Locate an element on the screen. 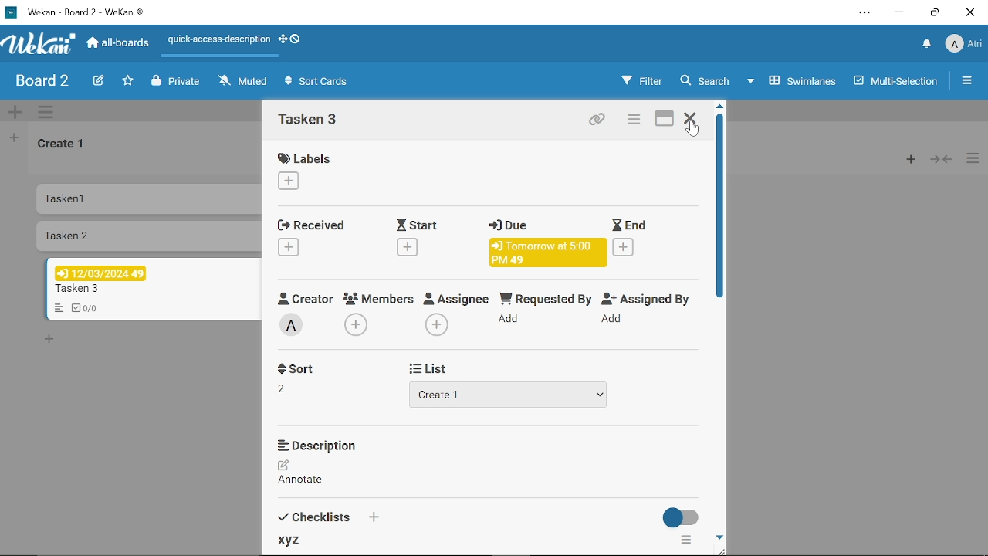 Image resolution: width=988 pixels, height=556 pixels. Close  is located at coordinates (689, 117).